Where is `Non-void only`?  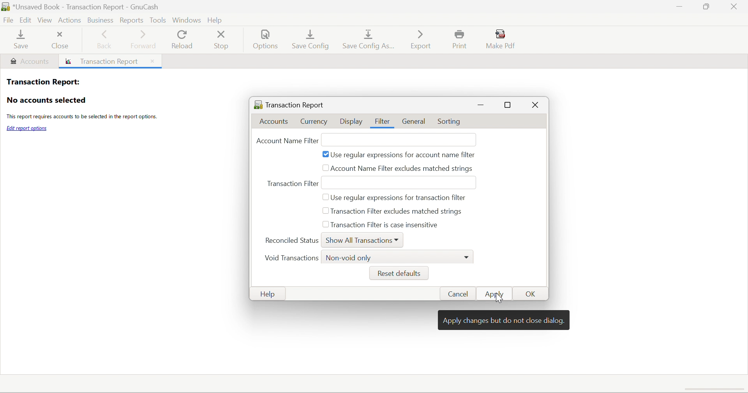
Non-void only is located at coordinates (349, 258).